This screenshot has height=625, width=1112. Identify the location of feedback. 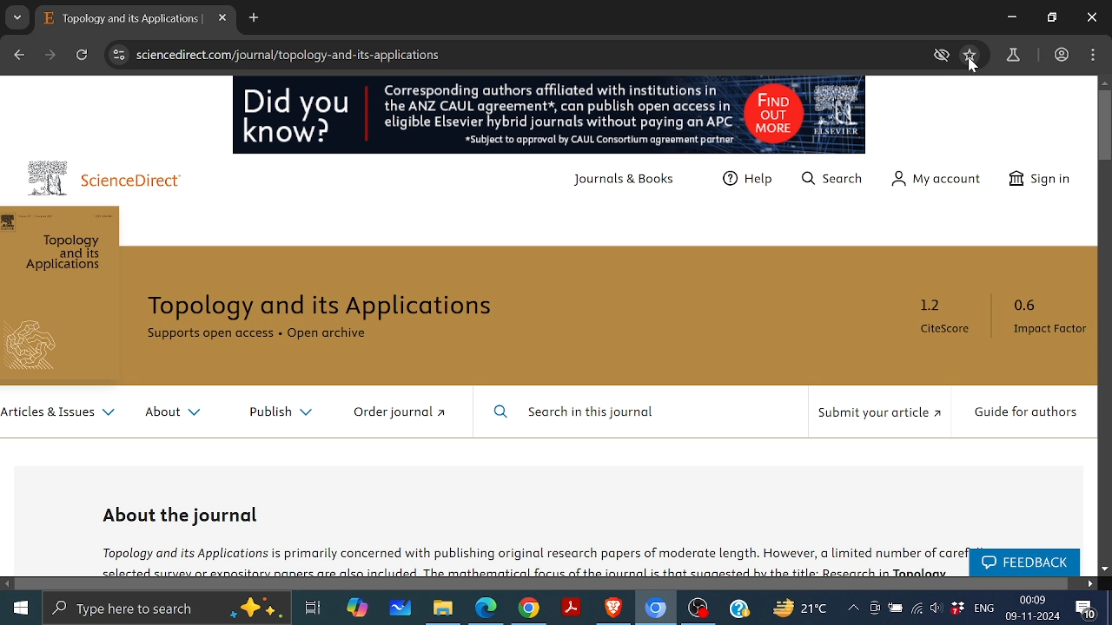
(1023, 563).